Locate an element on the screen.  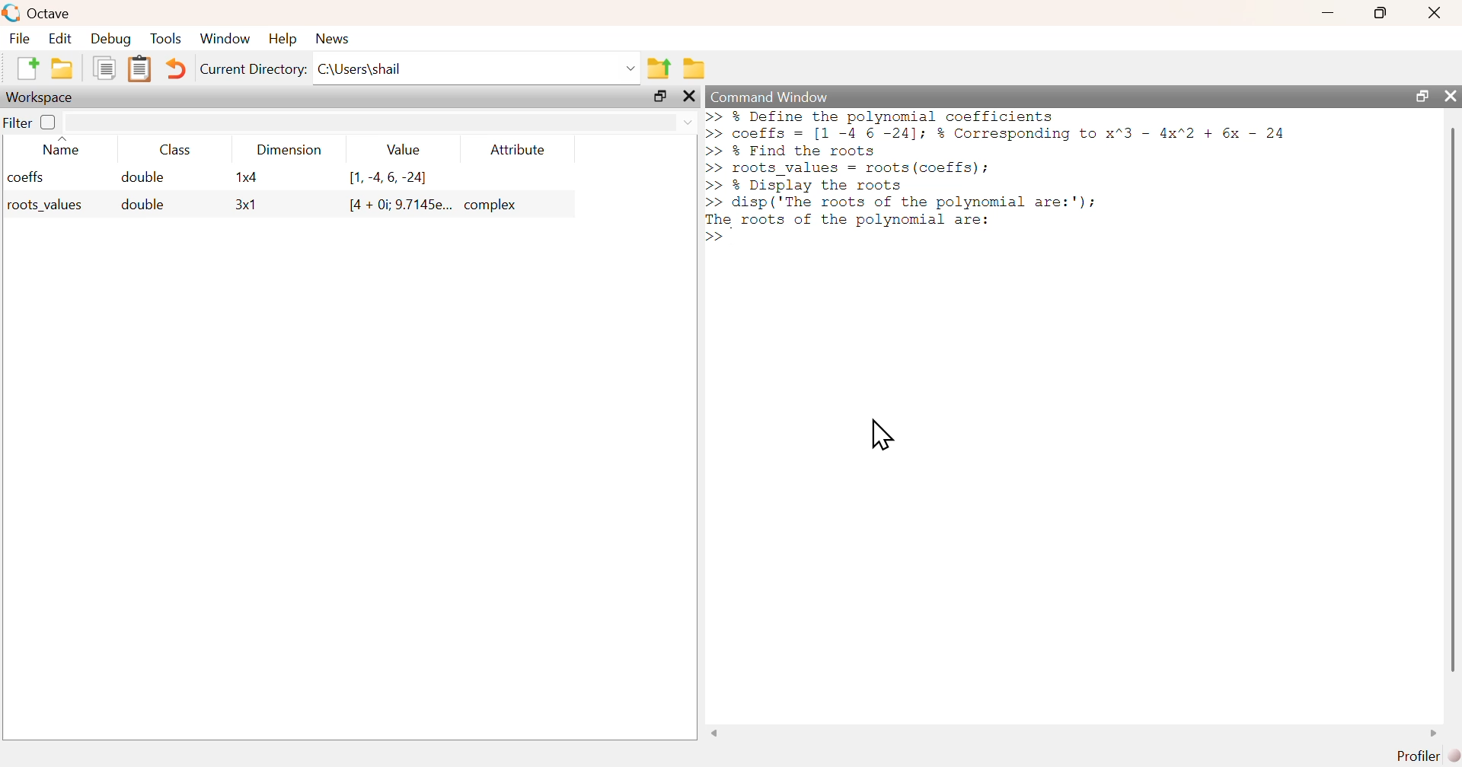
double is located at coordinates (140, 205).